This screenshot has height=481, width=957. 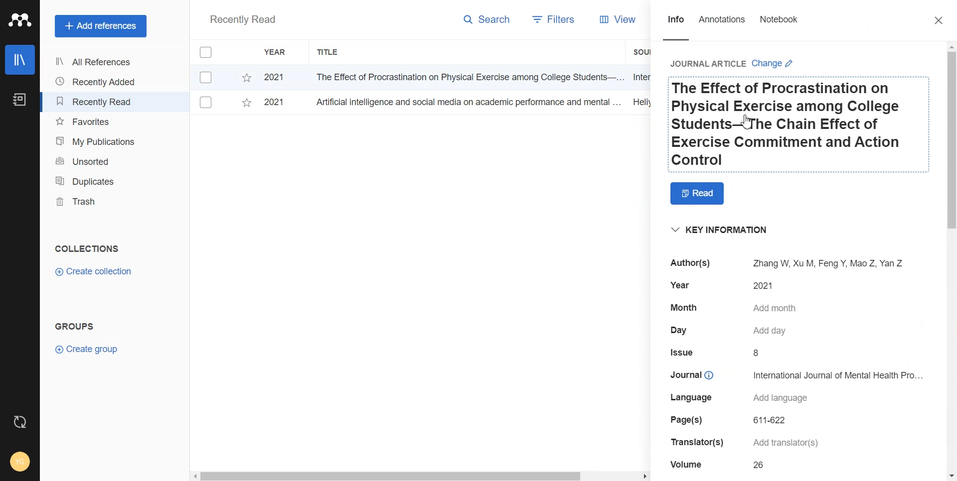 I want to click on Translator(s) Add translator(s), so click(x=768, y=444).